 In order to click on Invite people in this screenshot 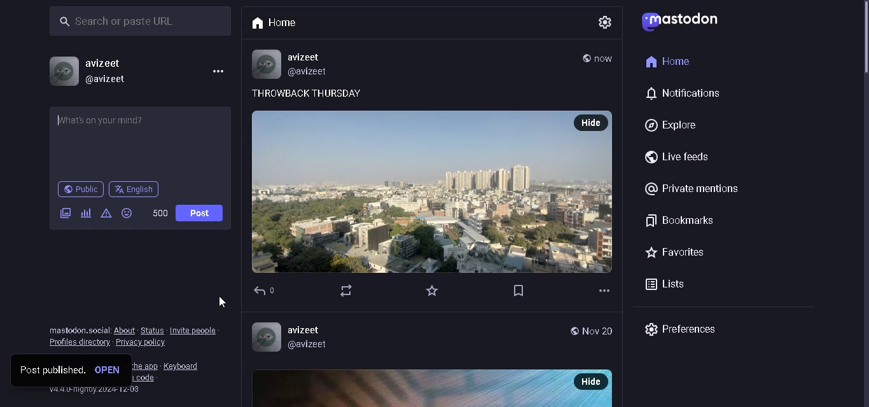, I will do `click(192, 329)`.